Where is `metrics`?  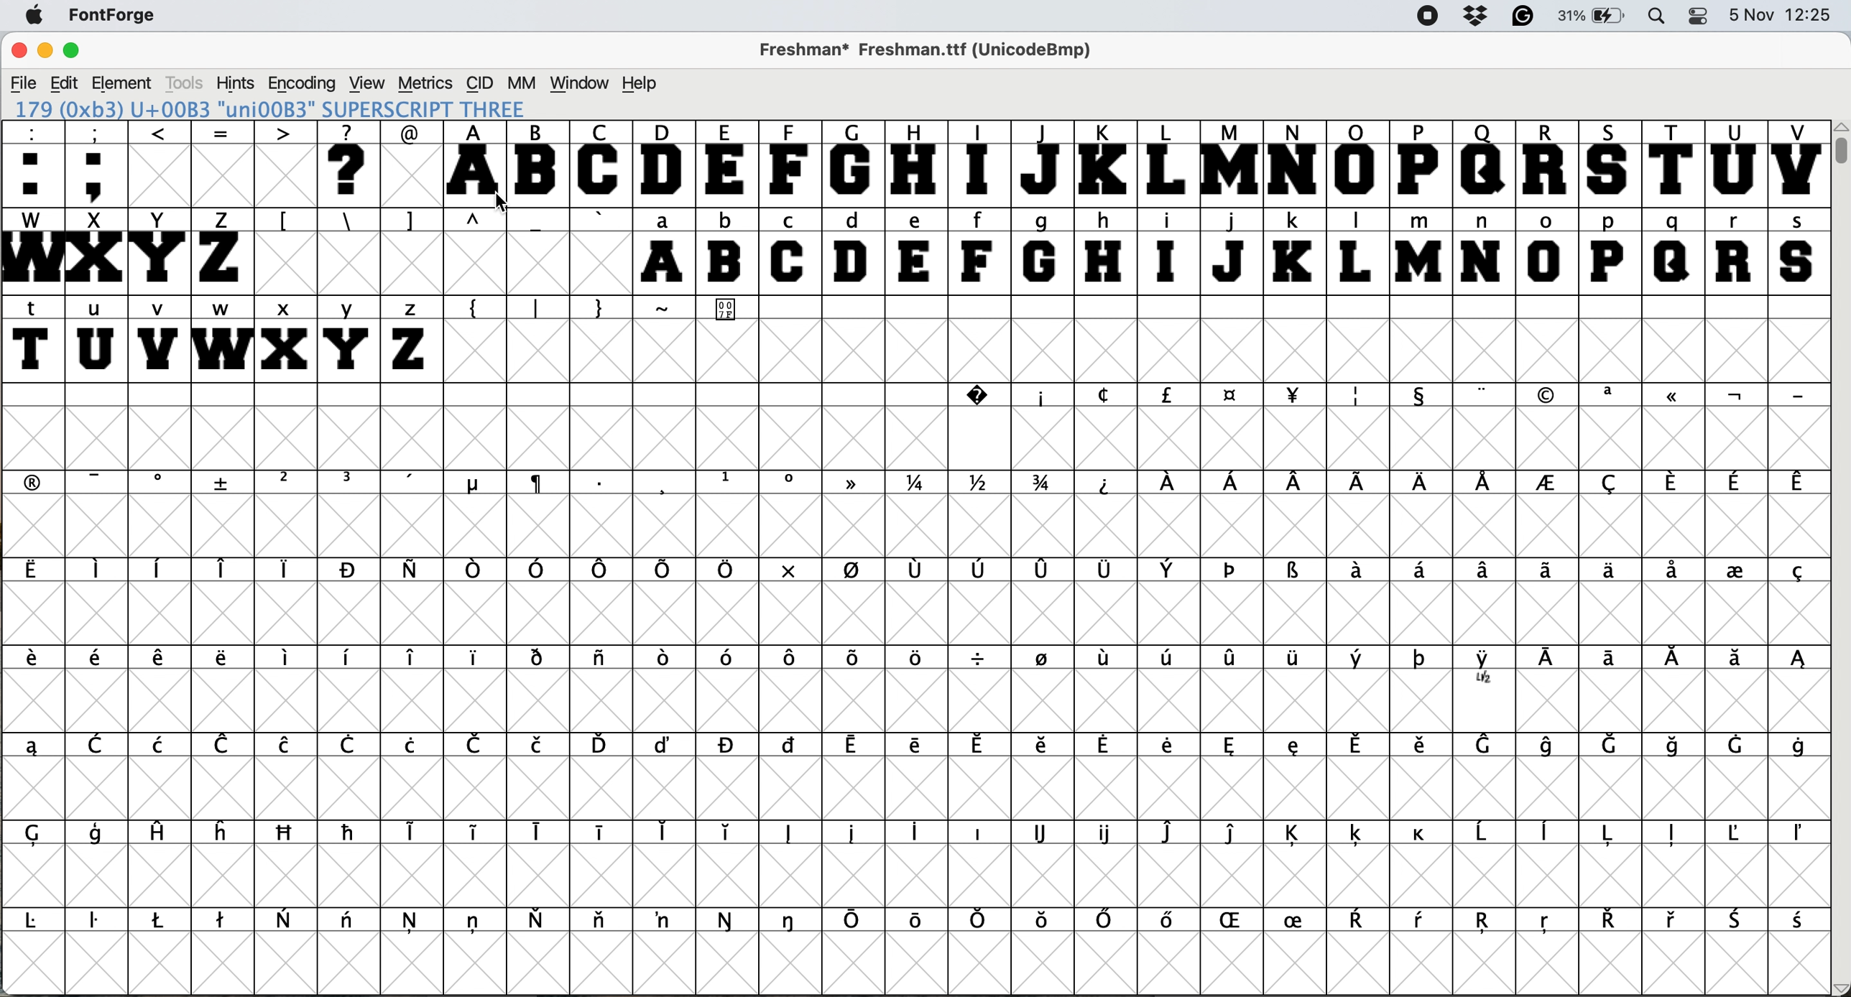
metrics is located at coordinates (424, 82).